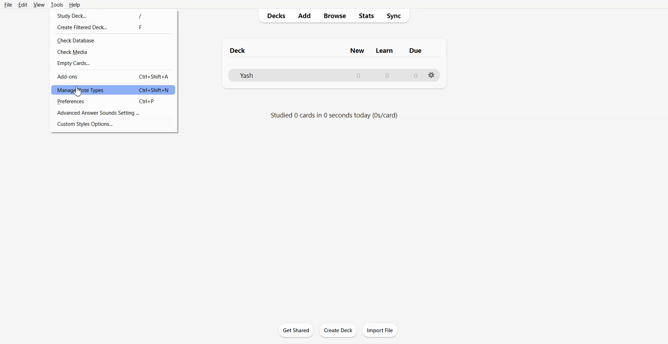 The height and width of the screenshot is (344, 668). I want to click on File, so click(8, 5).